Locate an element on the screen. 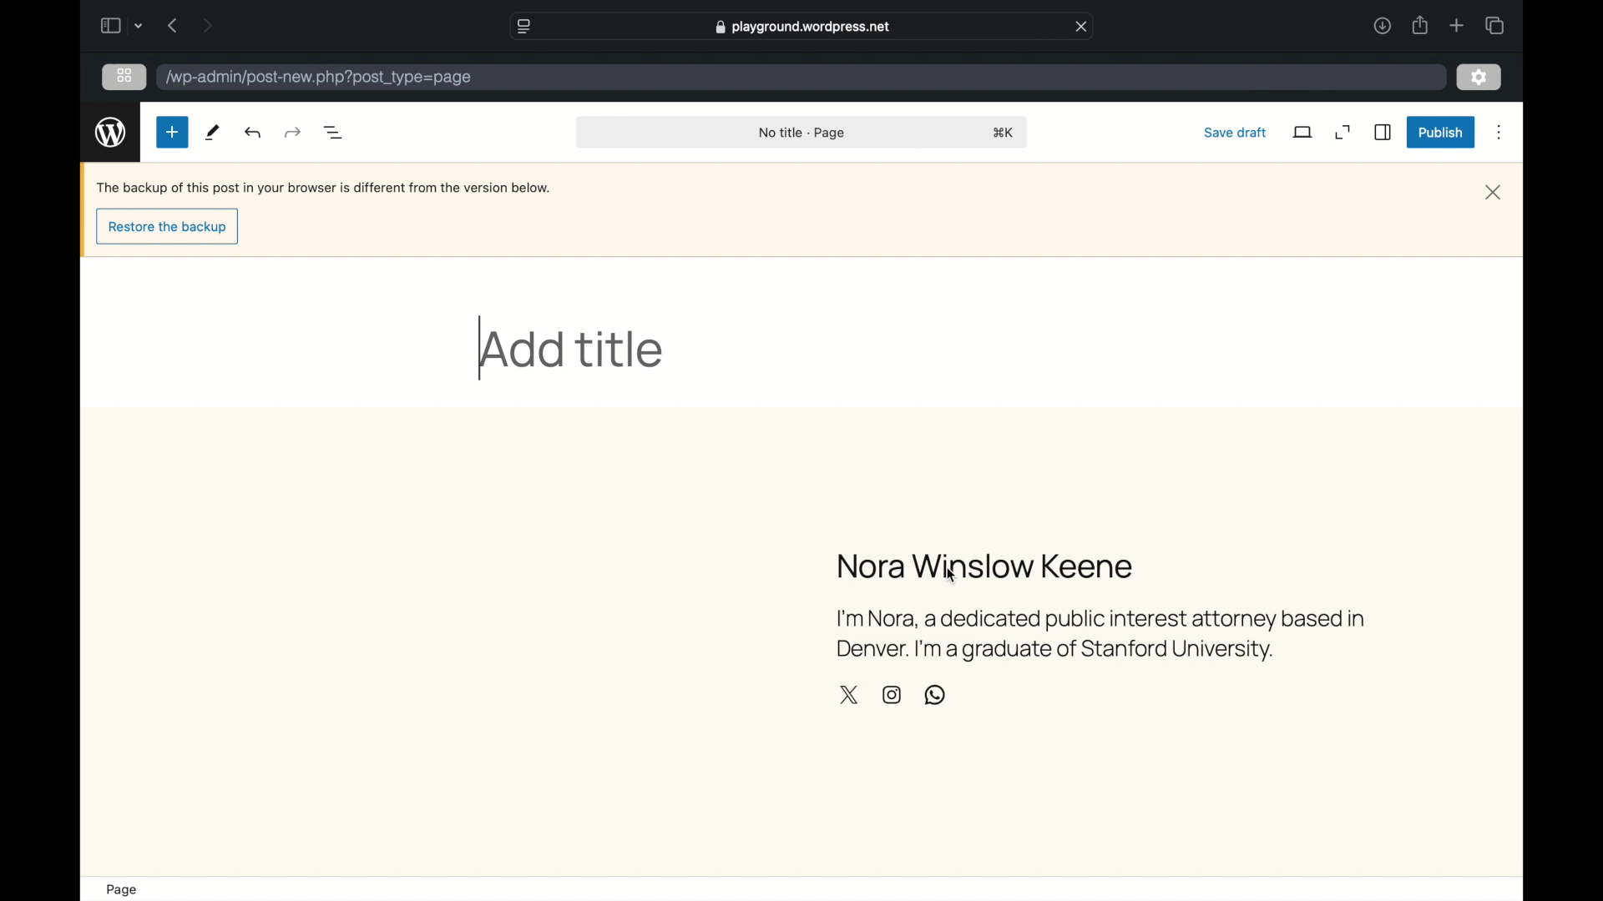 Image resolution: width=1603 pixels, height=901 pixels. website settings is located at coordinates (523, 27).